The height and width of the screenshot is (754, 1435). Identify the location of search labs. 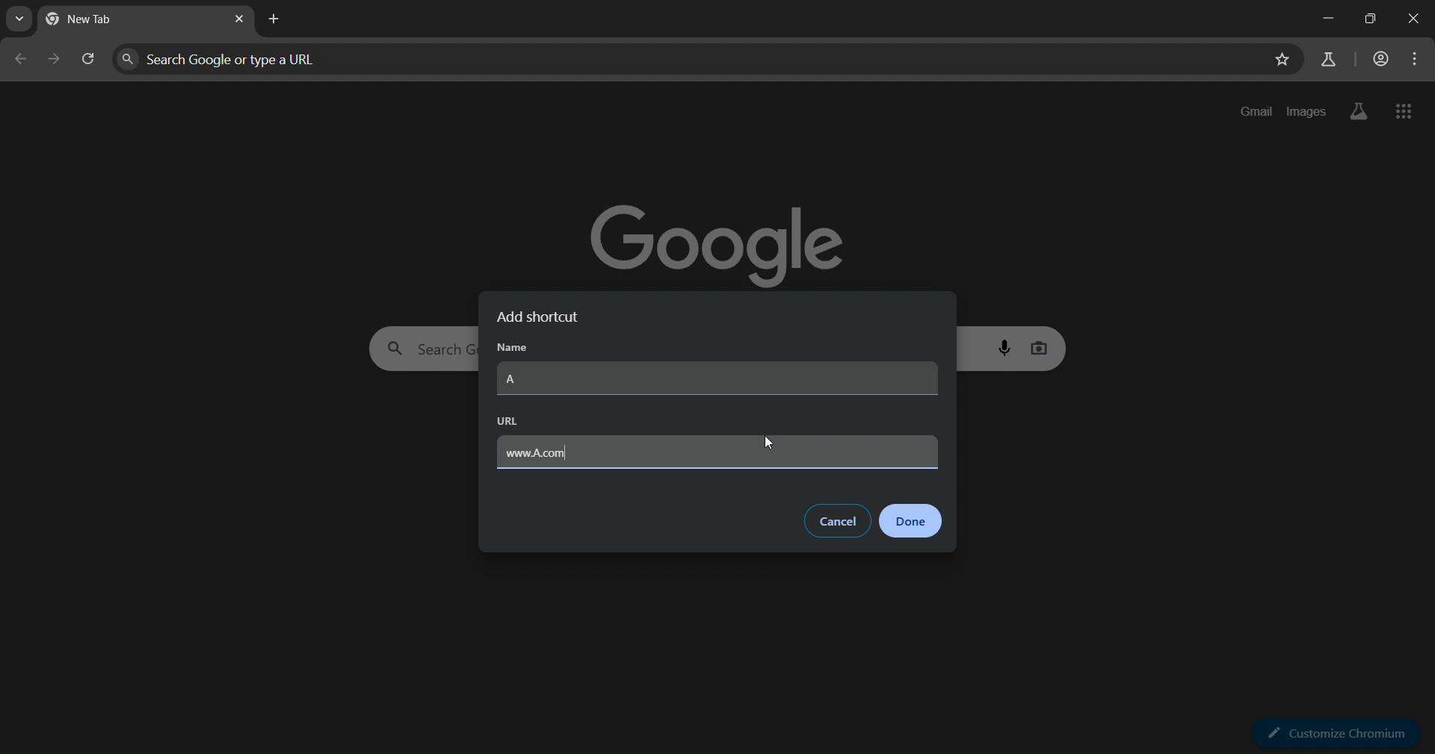
(1327, 59).